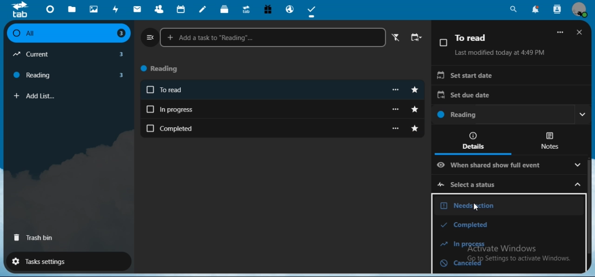  I want to click on view profile, so click(581, 11).